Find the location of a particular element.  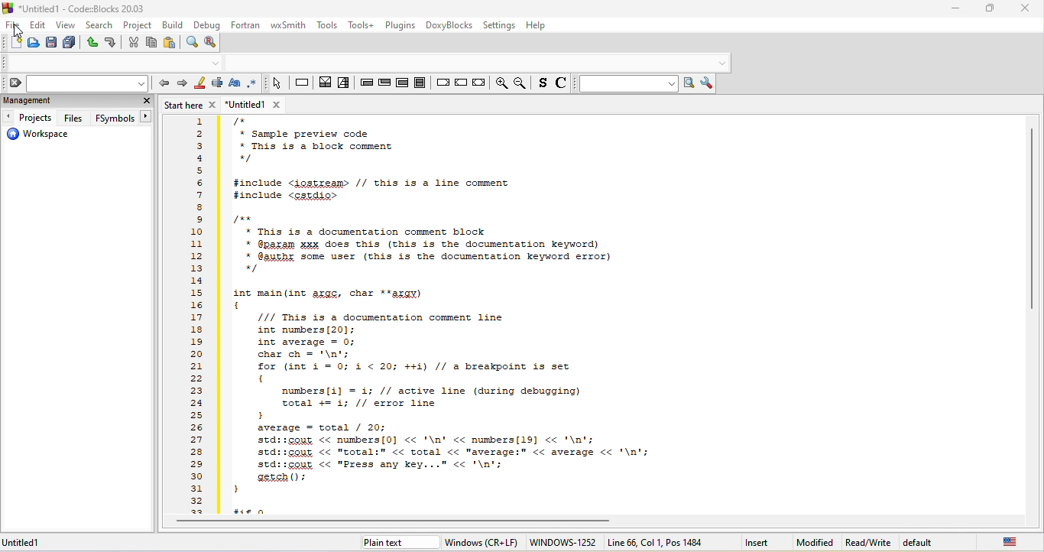

edit is located at coordinates (37, 26).